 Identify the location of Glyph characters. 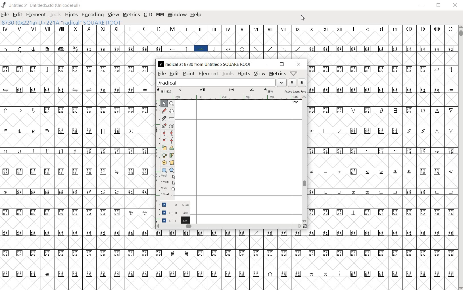
(305, 42).